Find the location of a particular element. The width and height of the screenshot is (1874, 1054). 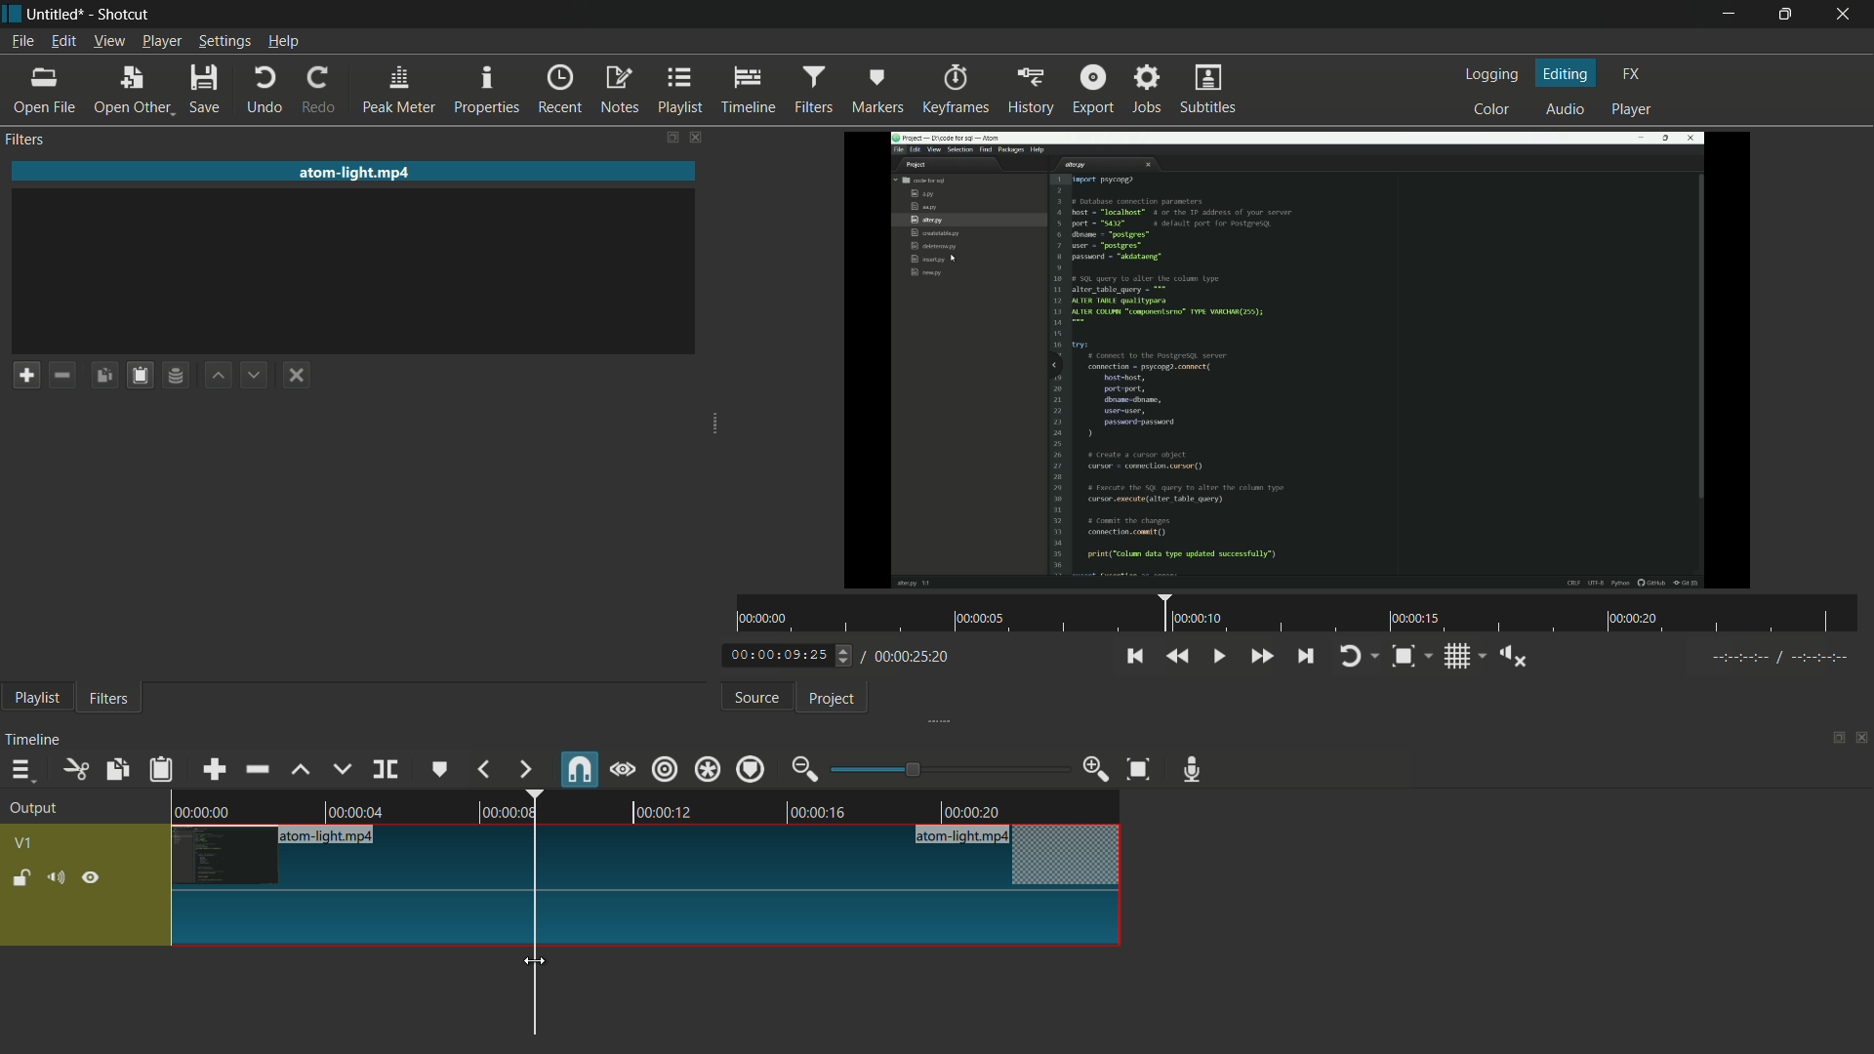

ripple markers is located at coordinates (753, 768).